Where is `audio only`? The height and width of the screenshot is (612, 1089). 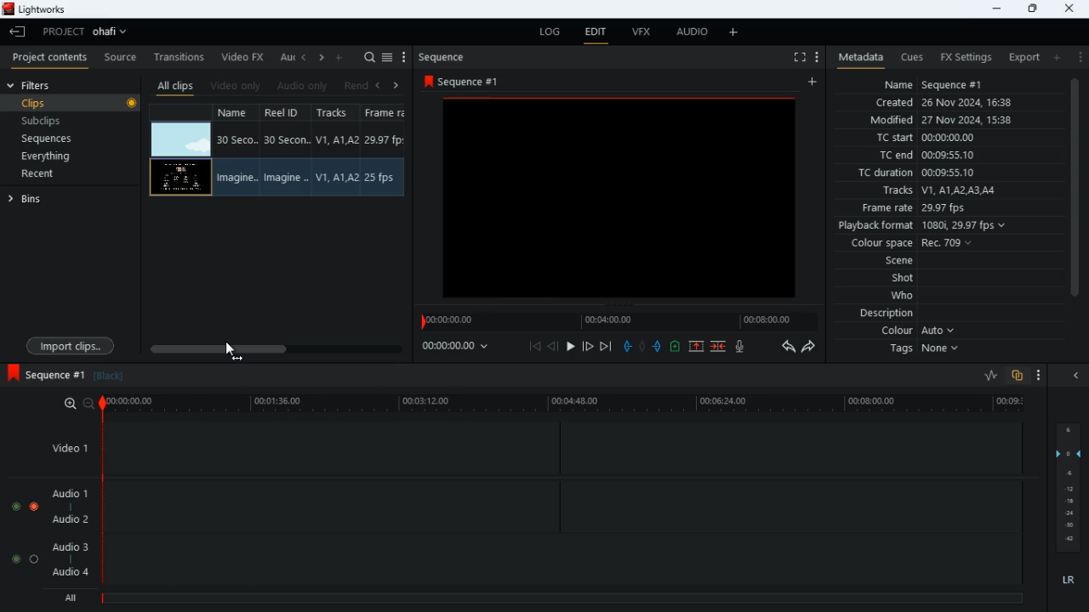
audio only is located at coordinates (305, 84).